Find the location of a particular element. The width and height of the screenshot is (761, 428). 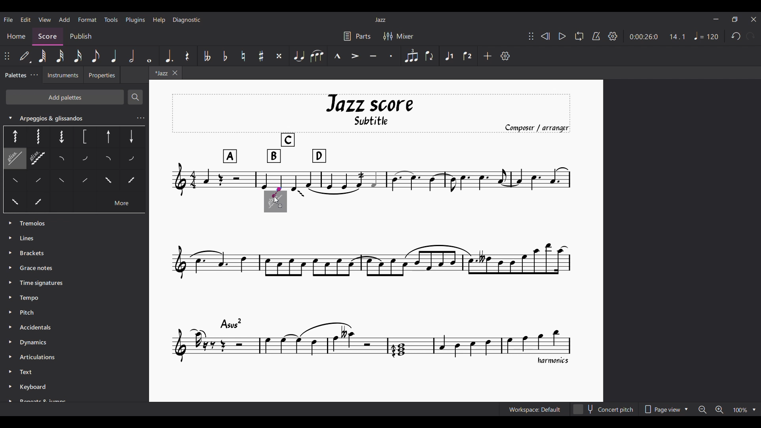

Plate 5 is located at coordinates (109, 138).